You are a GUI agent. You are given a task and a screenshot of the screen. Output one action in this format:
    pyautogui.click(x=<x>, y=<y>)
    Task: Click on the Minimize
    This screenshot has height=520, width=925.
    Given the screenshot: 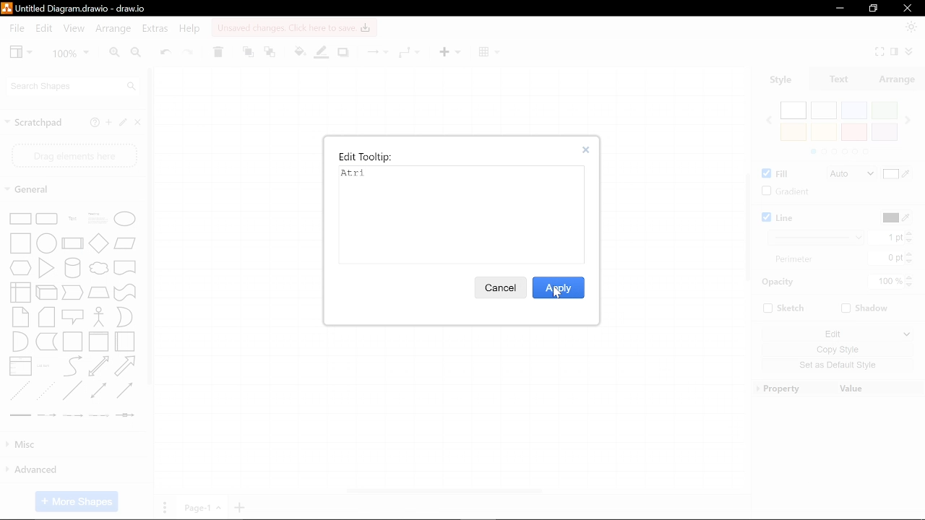 What is the action you would take?
    pyautogui.click(x=839, y=9)
    